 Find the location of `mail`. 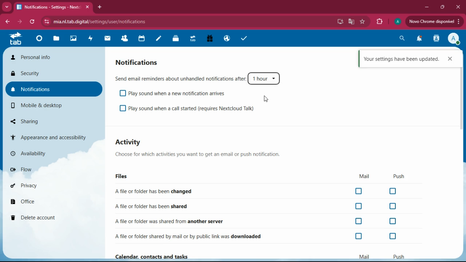

mail is located at coordinates (361, 176).